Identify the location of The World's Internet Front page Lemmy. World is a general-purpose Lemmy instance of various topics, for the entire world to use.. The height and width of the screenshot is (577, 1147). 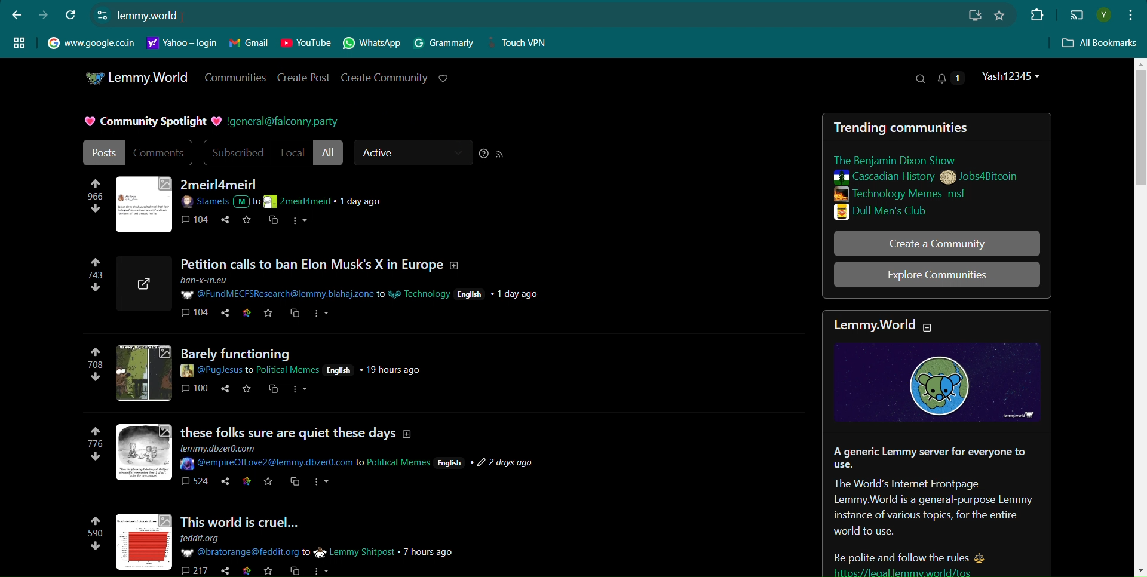
(932, 508).